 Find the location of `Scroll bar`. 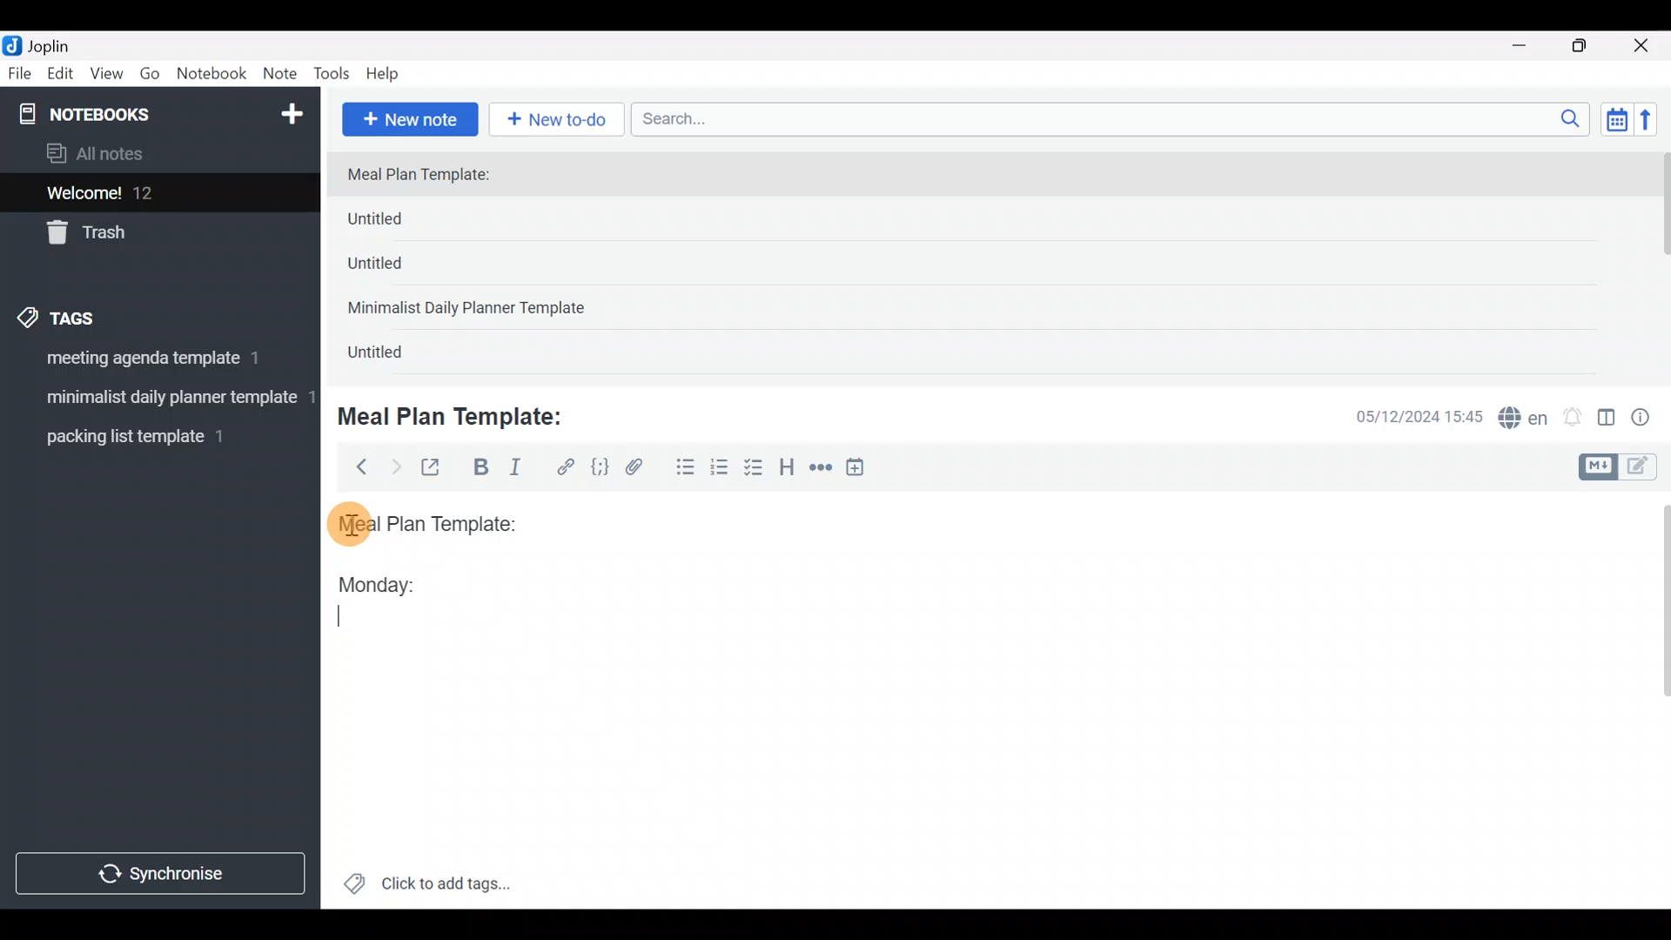

Scroll bar is located at coordinates (1653, 700).